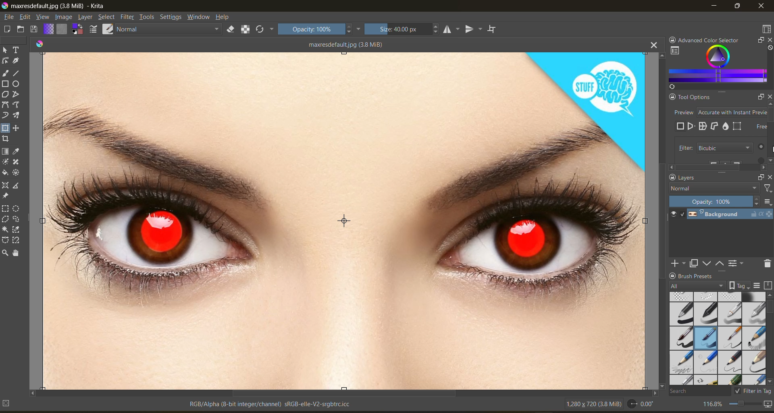 The width and height of the screenshot is (774, 413). I want to click on rotate canvas, so click(643, 405).